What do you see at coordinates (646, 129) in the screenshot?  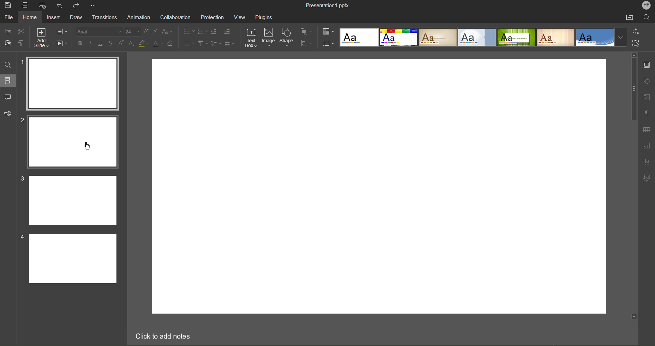 I see `Table Settings` at bounding box center [646, 129].